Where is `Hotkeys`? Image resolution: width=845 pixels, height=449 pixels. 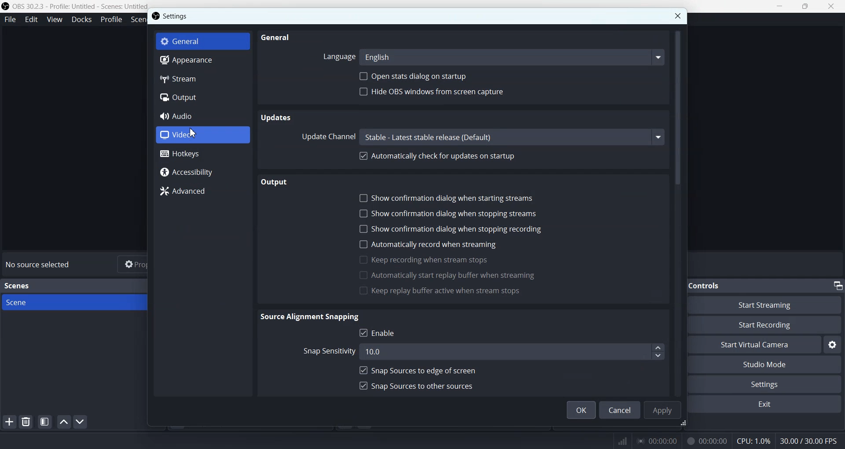
Hotkeys is located at coordinates (203, 154).